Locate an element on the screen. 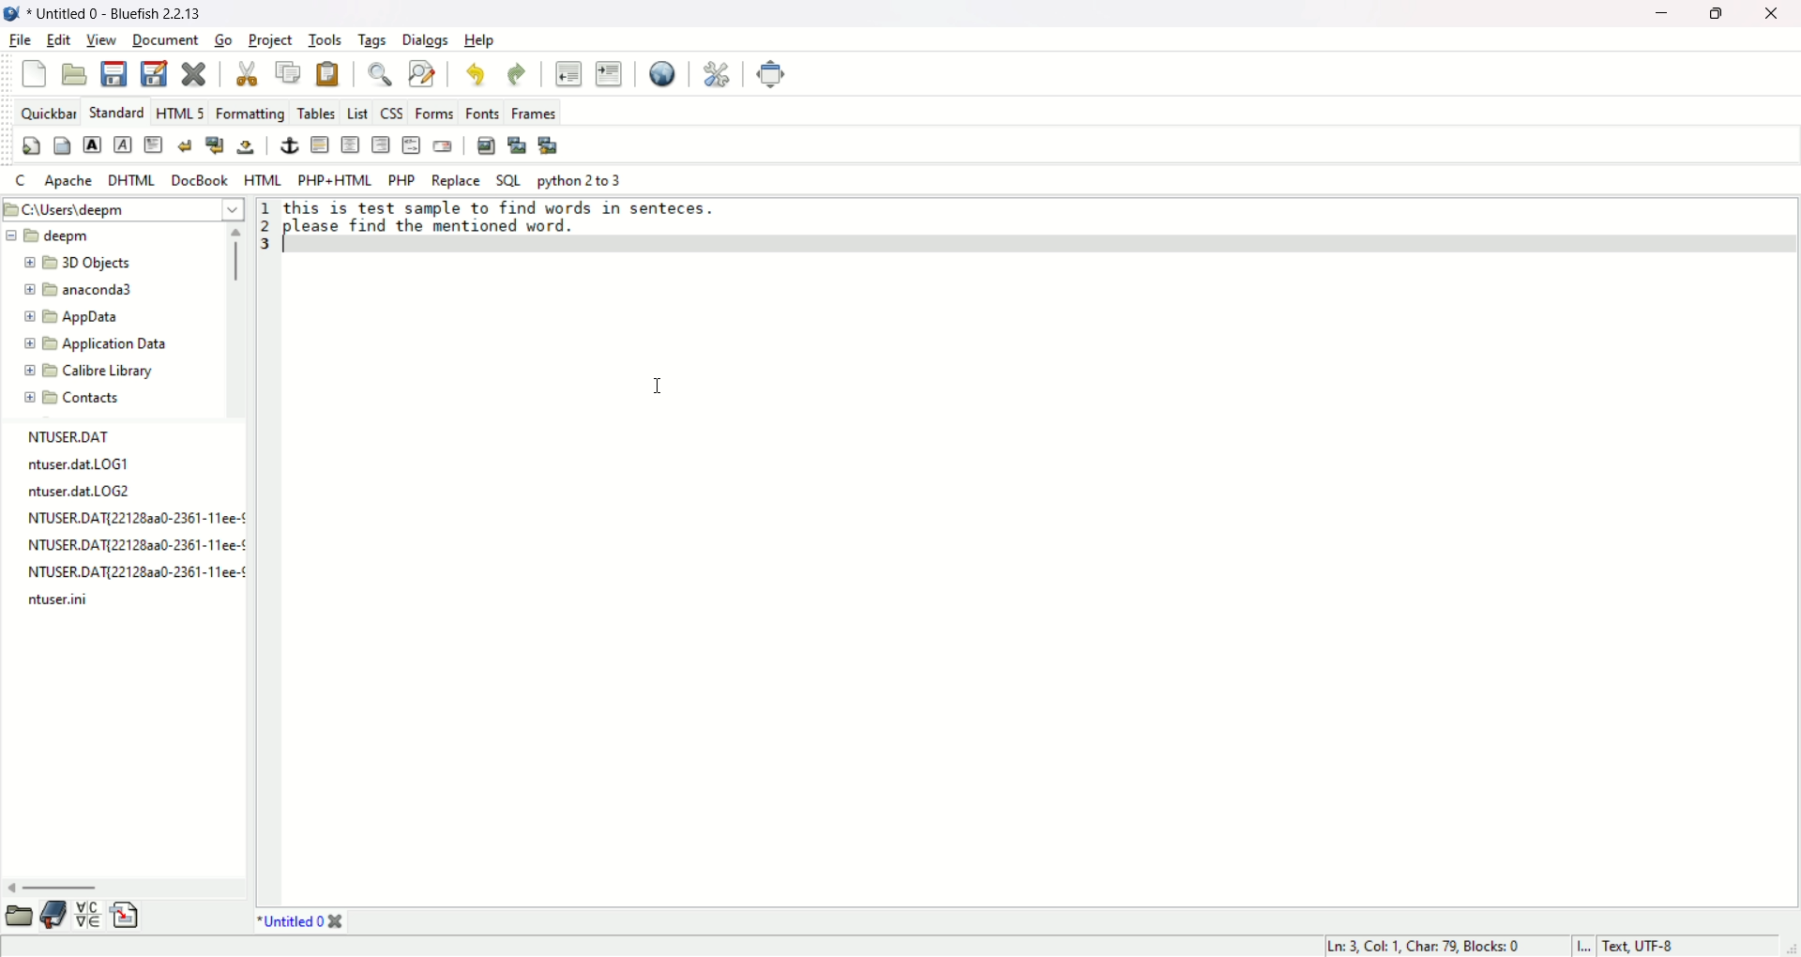 The image size is (1801, 957). documentation is located at coordinates (53, 916).